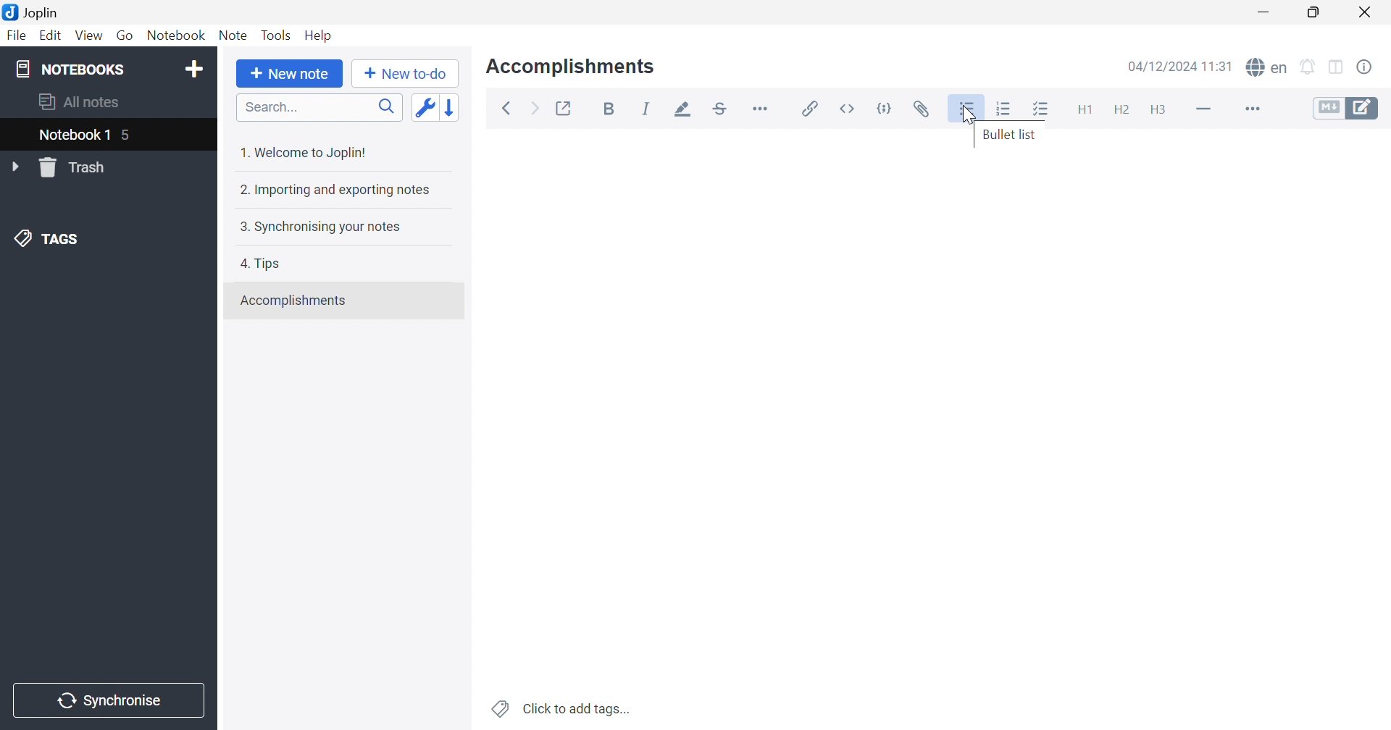 The image size is (1391, 730). I want to click on Synchronise, so click(106, 701).